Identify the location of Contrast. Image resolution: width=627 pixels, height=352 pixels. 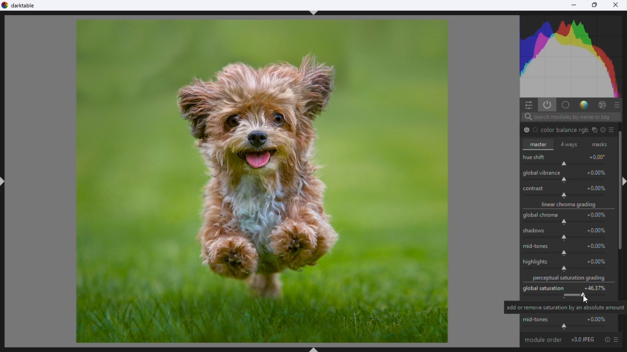
(568, 192).